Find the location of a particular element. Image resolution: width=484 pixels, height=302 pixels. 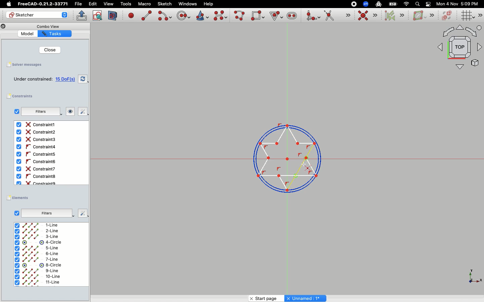

Unnamed : 1 is located at coordinates (305, 297).